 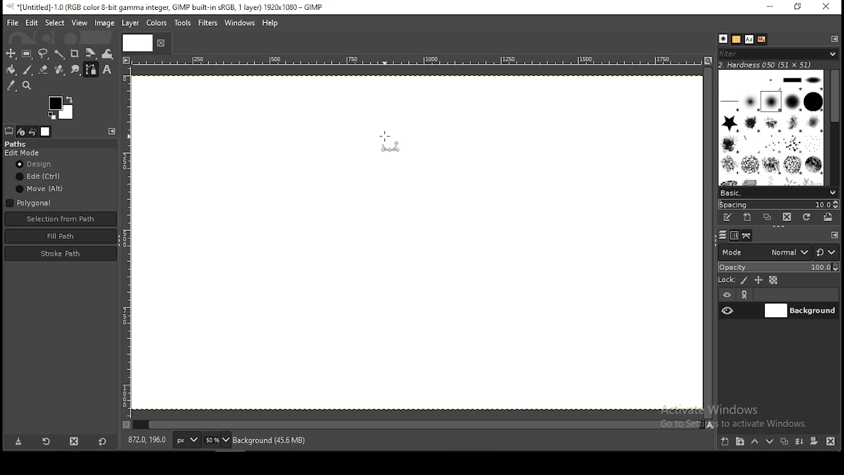 I want to click on polygon, so click(x=30, y=203).